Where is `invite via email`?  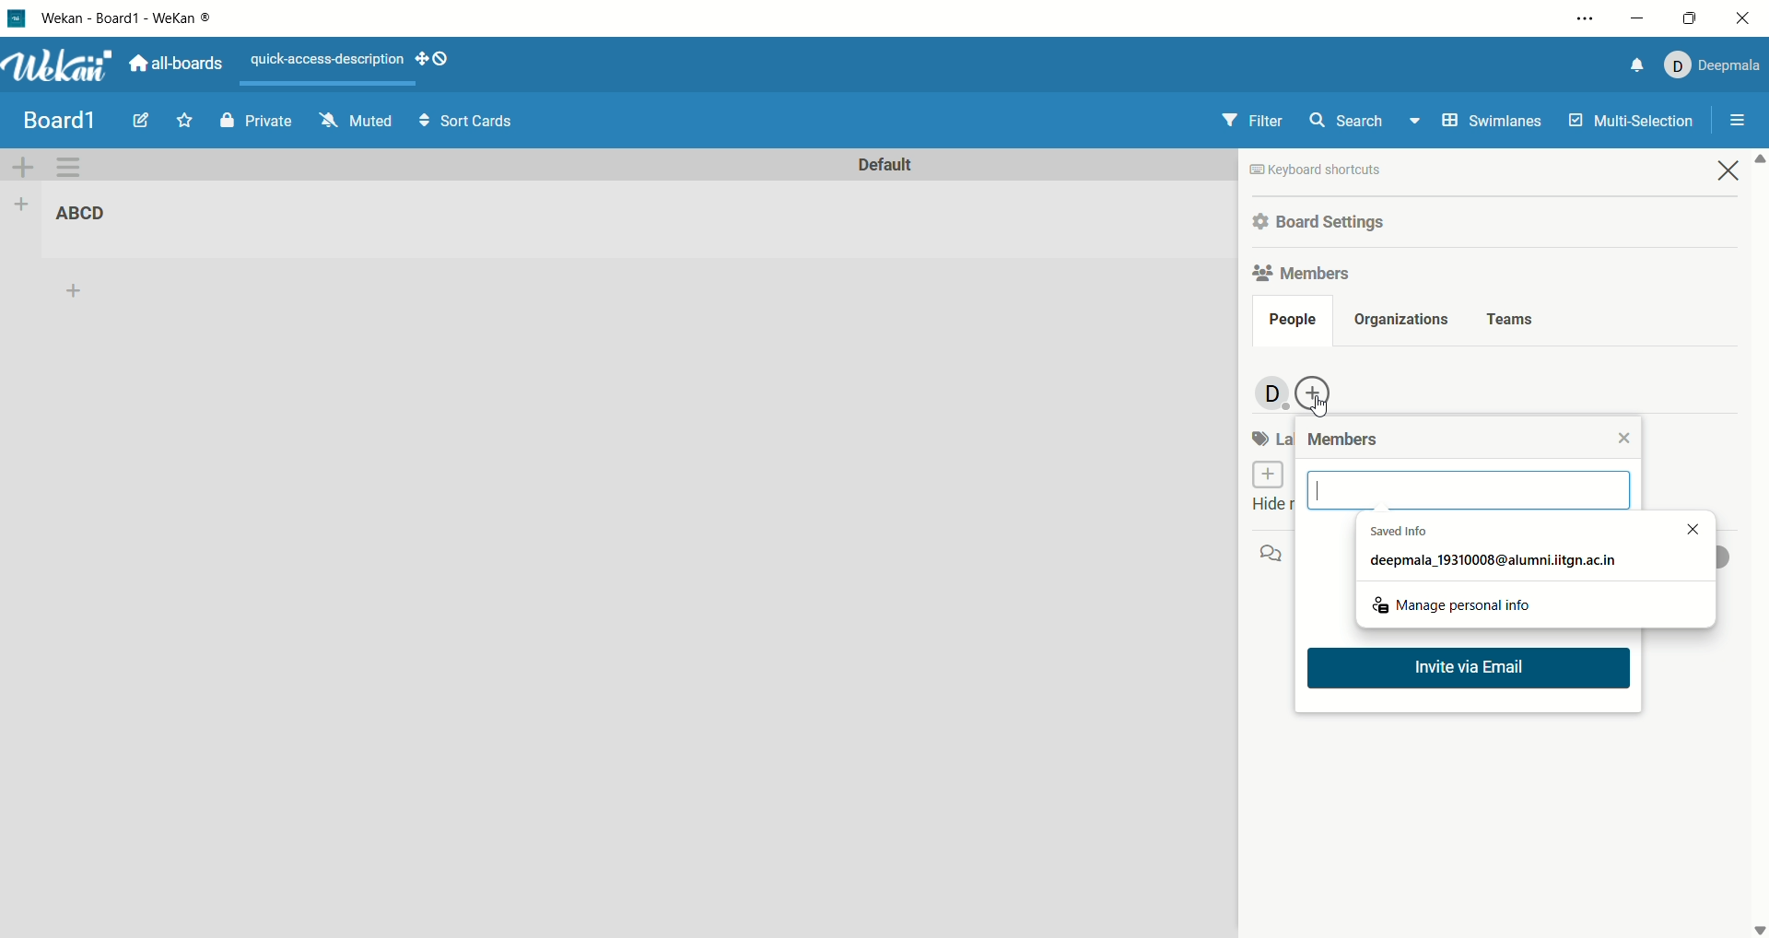
invite via email is located at coordinates (1474, 673).